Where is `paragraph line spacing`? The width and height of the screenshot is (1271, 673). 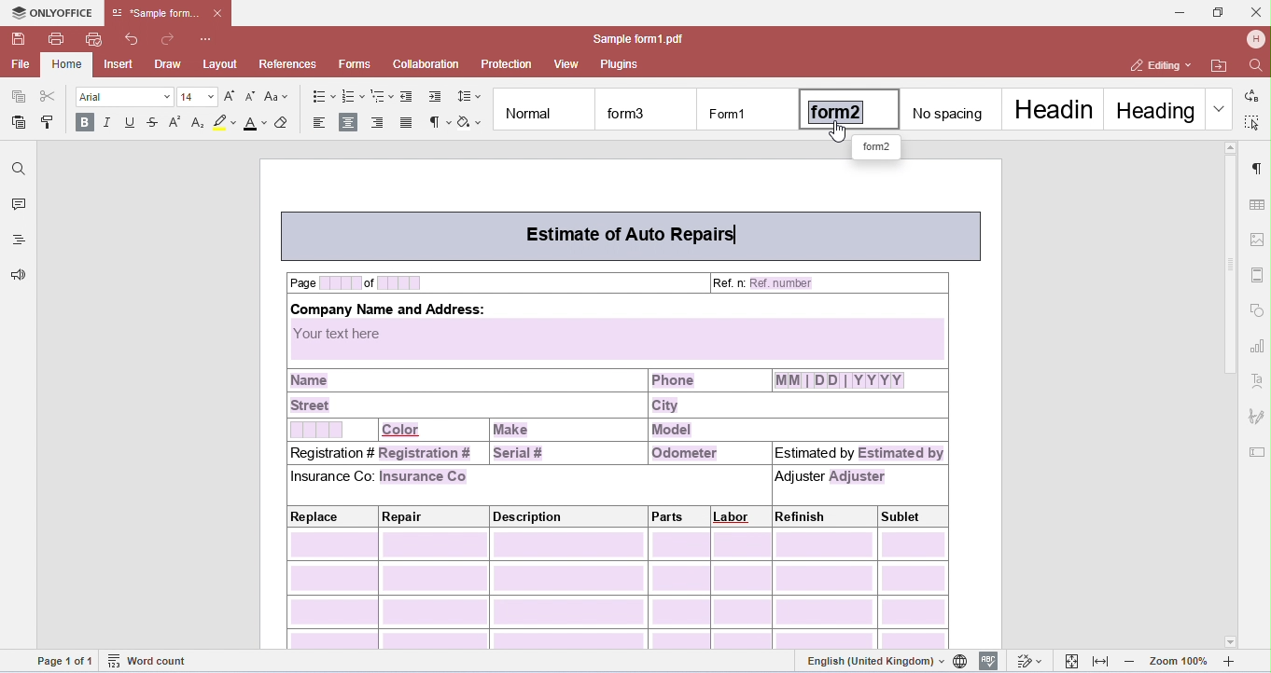
paragraph line spacing is located at coordinates (468, 97).